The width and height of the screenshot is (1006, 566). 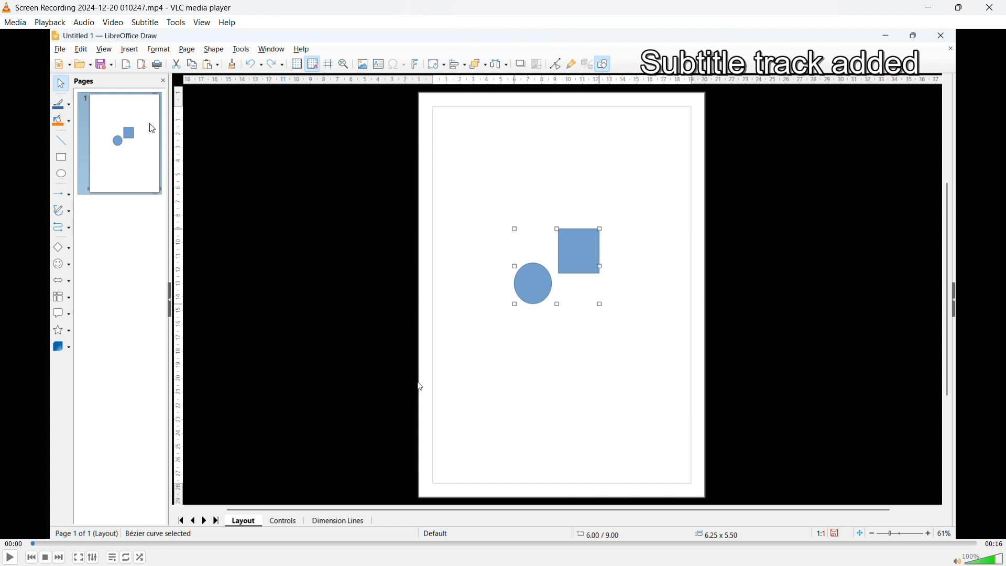 I want to click on print, so click(x=158, y=64).